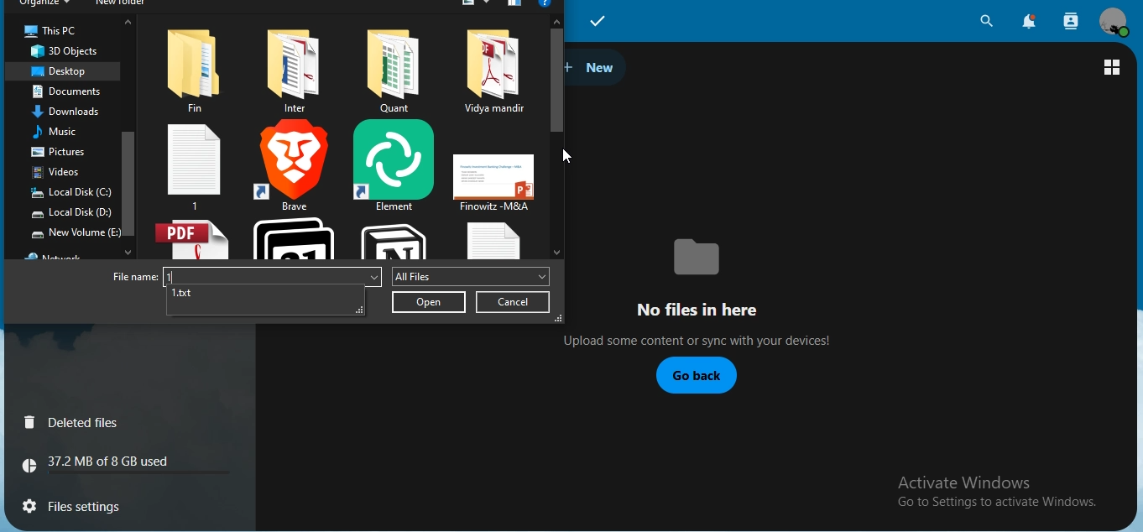 The height and width of the screenshot is (532, 1143). Describe the element at coordinates (399, 240) in the screenshot. I see `notion` at that location.